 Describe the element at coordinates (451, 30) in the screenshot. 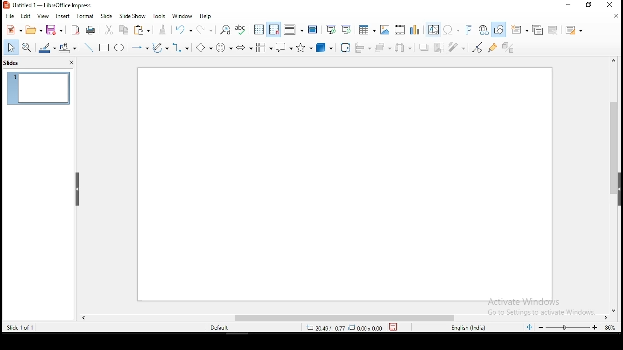

I see `insert special characters` at that location.